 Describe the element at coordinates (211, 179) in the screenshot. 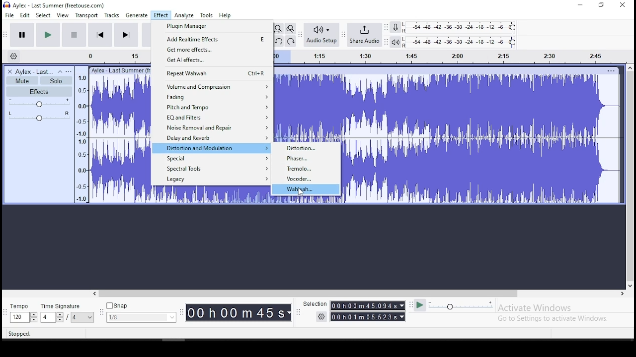

I see `legacy` at that location.